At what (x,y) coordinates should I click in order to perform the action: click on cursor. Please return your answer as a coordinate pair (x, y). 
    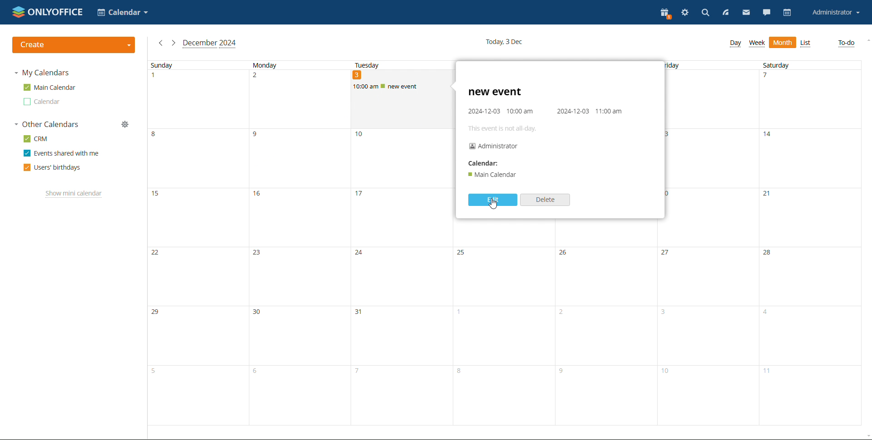
    Looking at the image, I should click on (367, 93).